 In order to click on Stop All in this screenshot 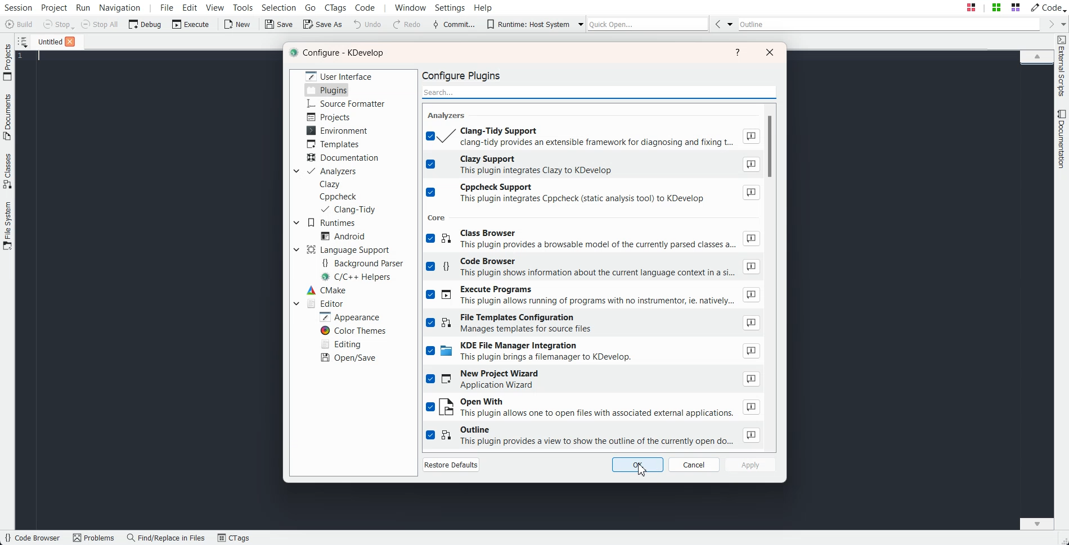, I will do `click(100, 24)`.